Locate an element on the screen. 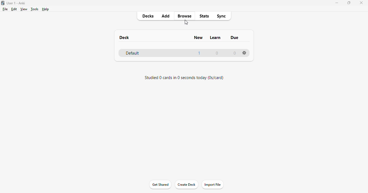  decks is located at coordinates (148, 16).